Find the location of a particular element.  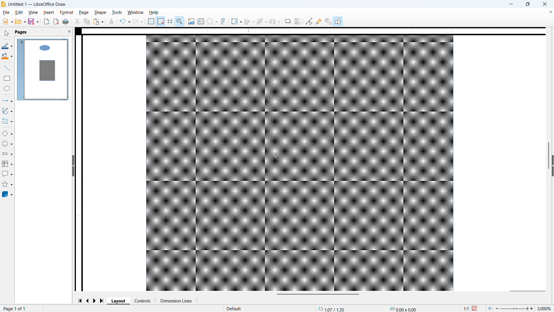

Tools  is located at coordinates (117, 13).